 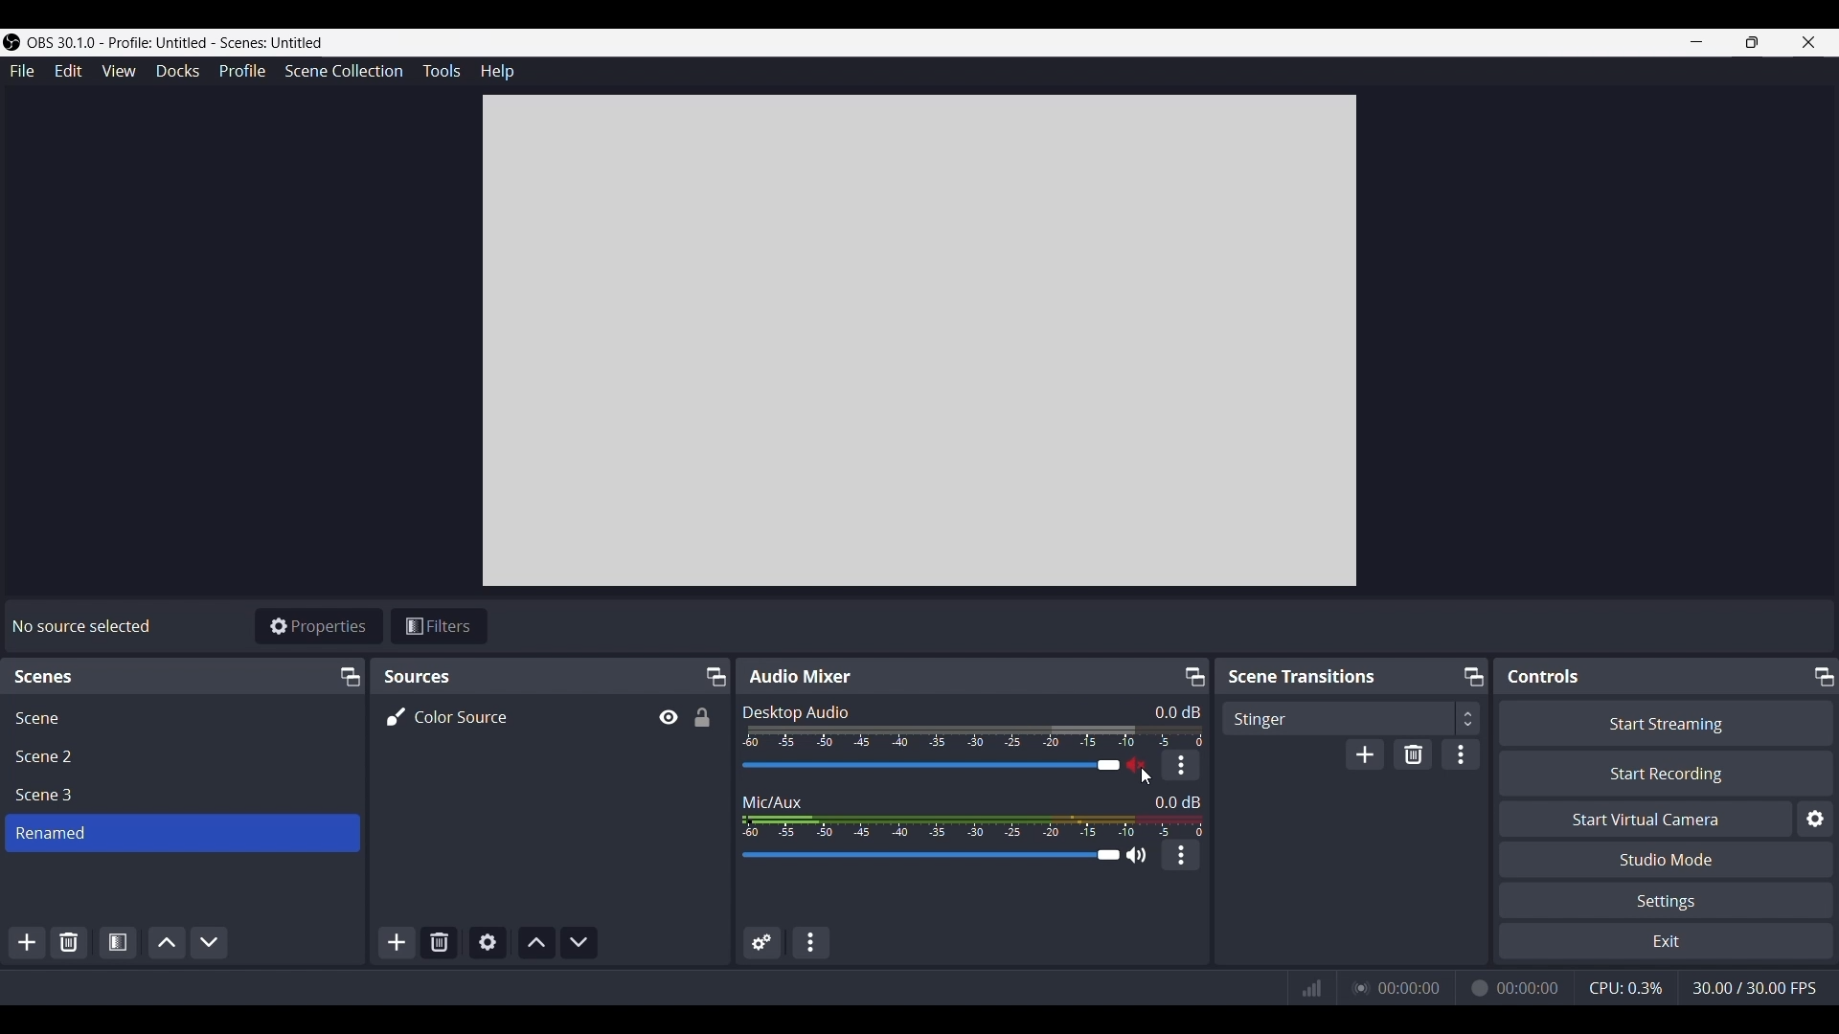 What do you see at coordinates (1179, 765) in the screenshot?
I see `Desktop audio properties` at bounding box center [1179, 765].